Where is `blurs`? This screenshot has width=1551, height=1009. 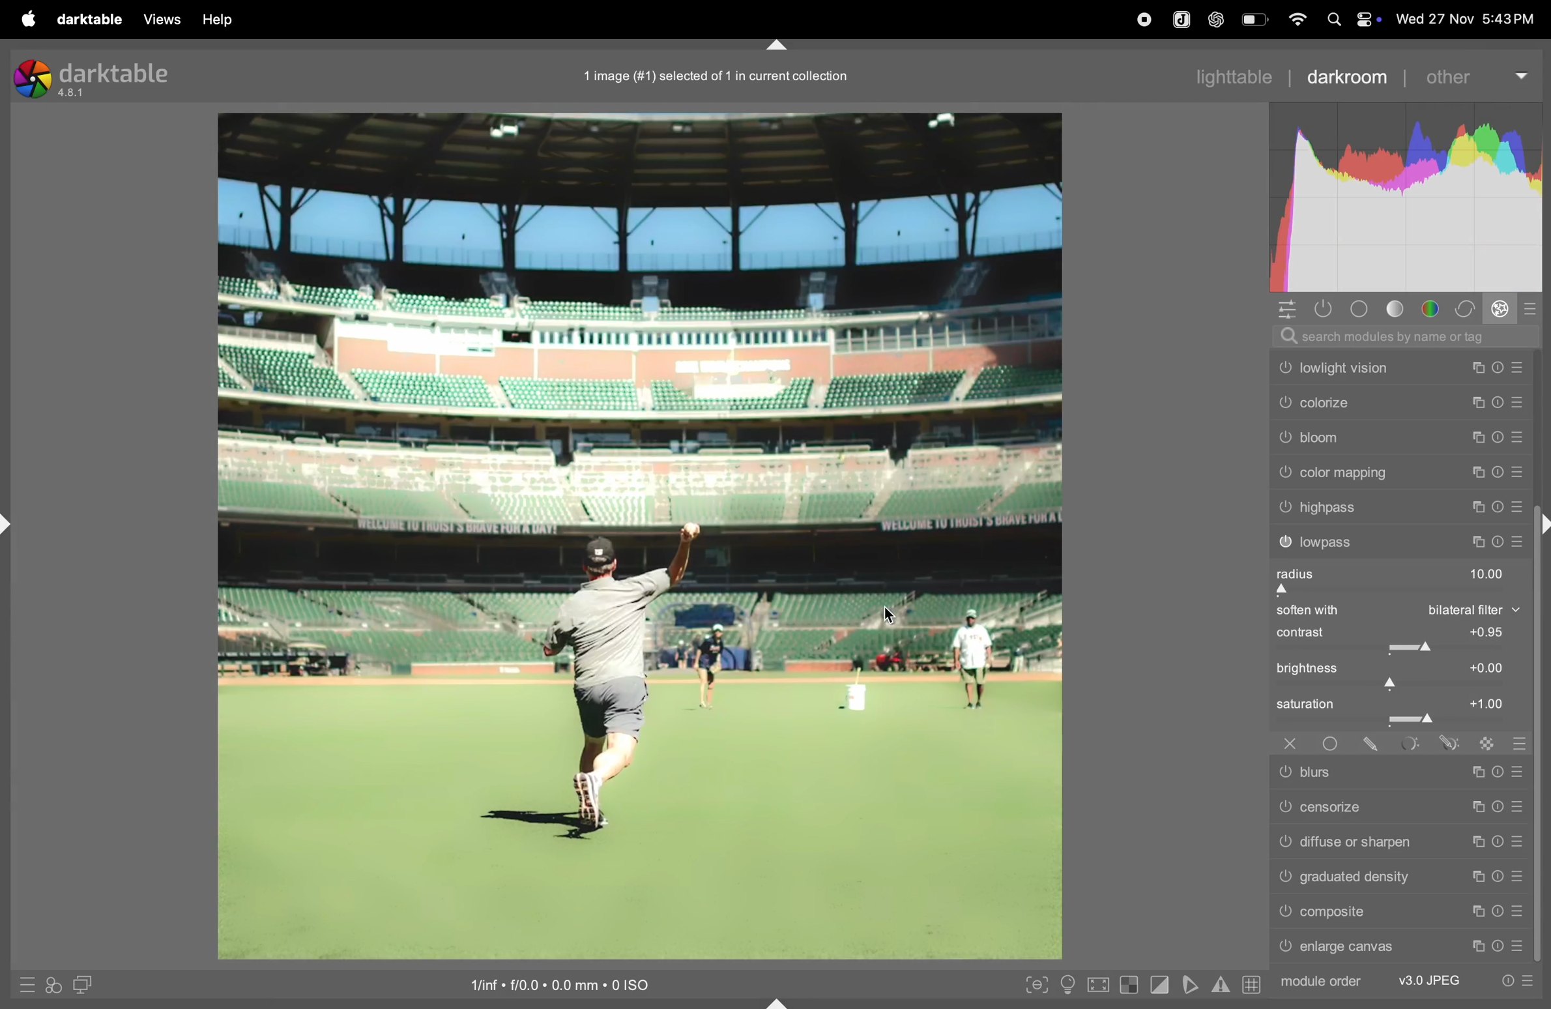 blurs is located at coordinates (1399, 774).